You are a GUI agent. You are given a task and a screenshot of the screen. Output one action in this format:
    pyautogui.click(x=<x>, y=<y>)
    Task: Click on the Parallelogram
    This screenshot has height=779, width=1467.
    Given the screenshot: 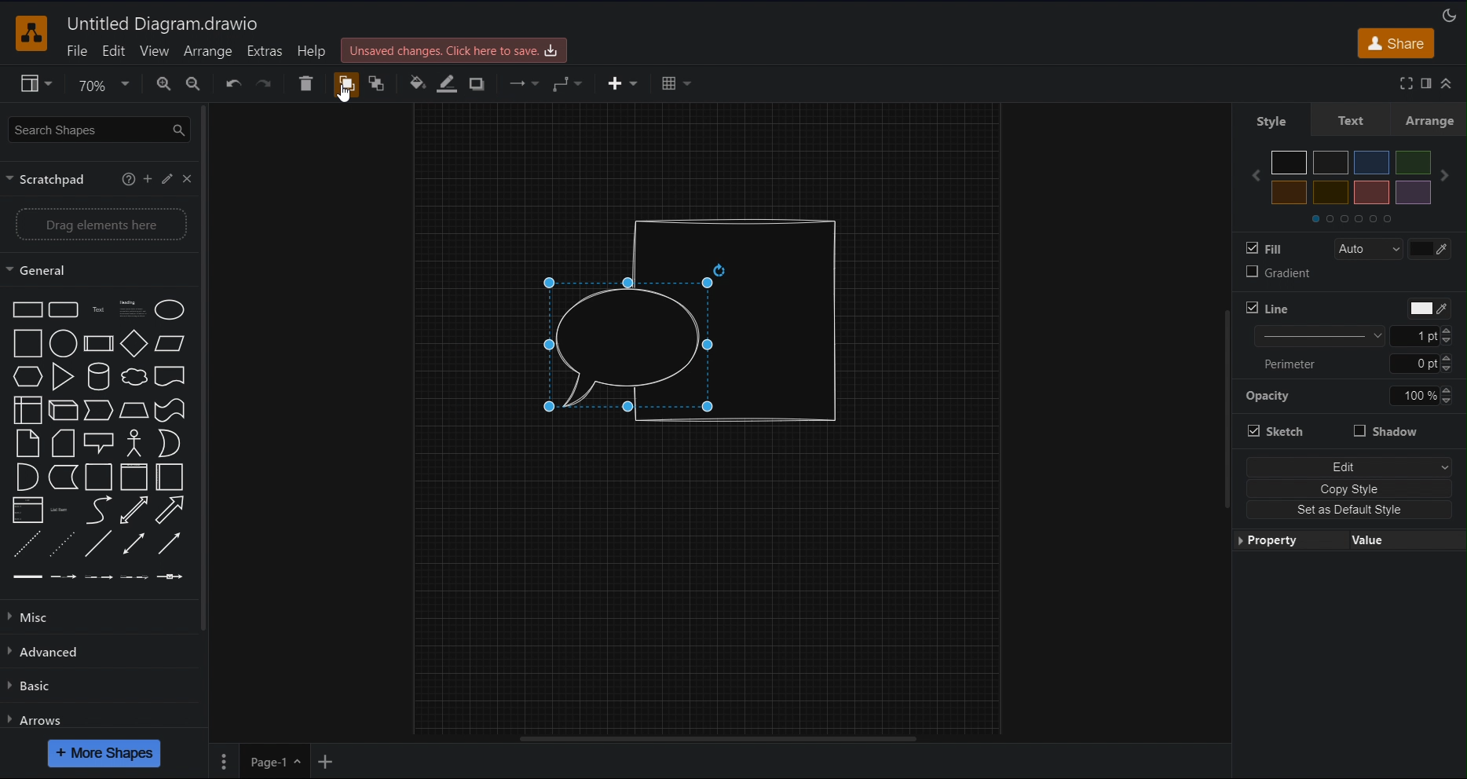 What is the action you would take?
    pyautogui.click(x=170, y=343)
    